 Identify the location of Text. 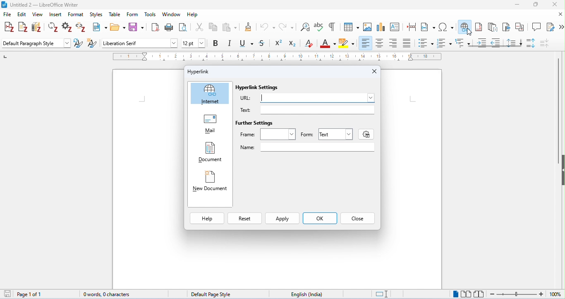
(329, 133).